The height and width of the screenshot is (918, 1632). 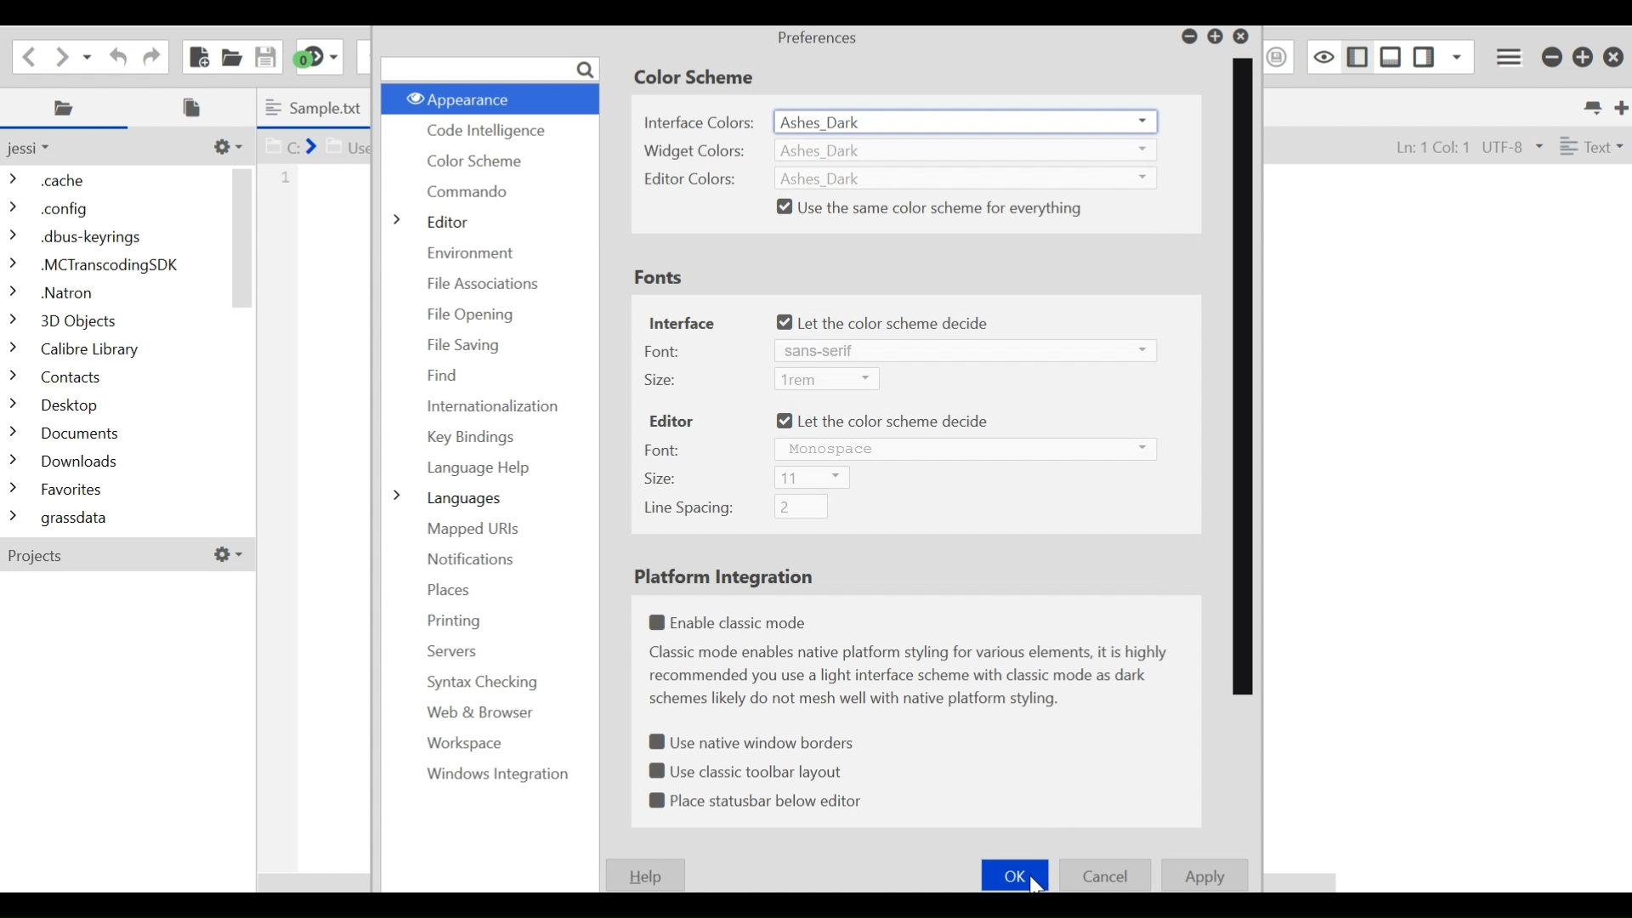 What do you see at coordinates (1618, 105) in the screenshot?
I see `New Tab` at bounding box center [1618, 105].